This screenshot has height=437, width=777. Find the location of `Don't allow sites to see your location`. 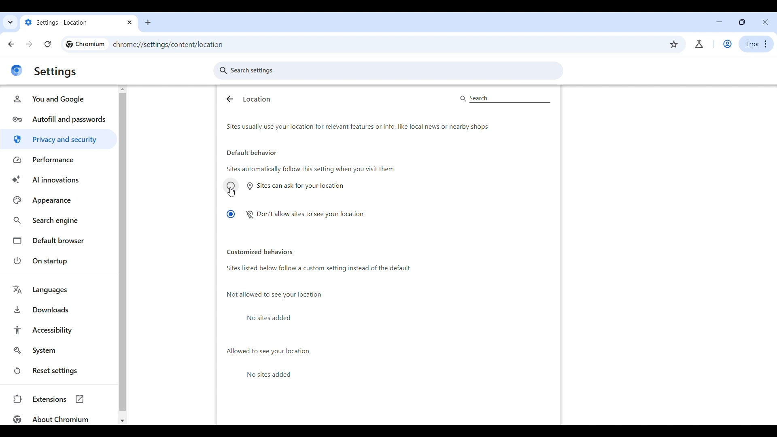

Don't allow sites to see your location is located at coordinates (295, 214).